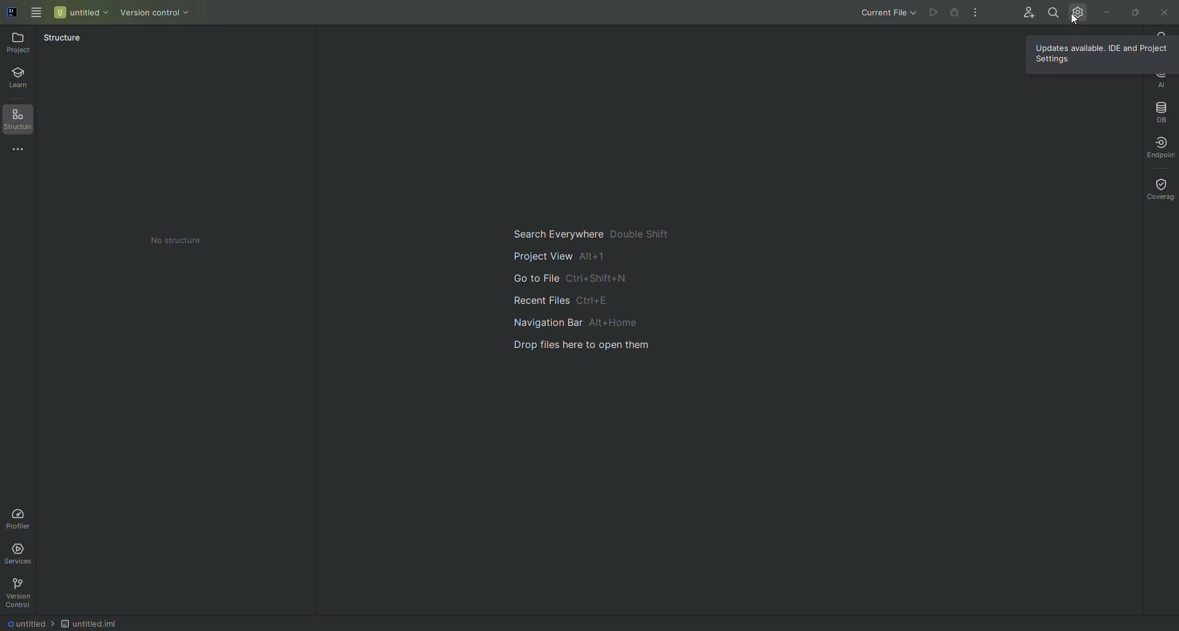 The height and width of the screenshot is (631, 1179). I want to click on Cannot run current file, so click(935, 13).